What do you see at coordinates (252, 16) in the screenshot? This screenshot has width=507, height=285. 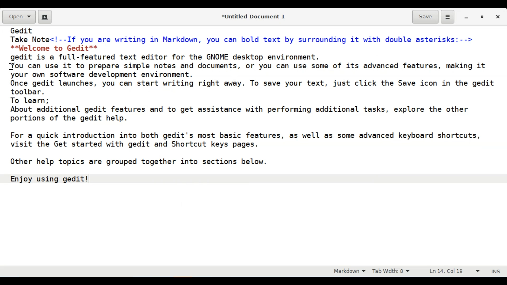 I see `Untitled  document` at bounding box center [252, 16].